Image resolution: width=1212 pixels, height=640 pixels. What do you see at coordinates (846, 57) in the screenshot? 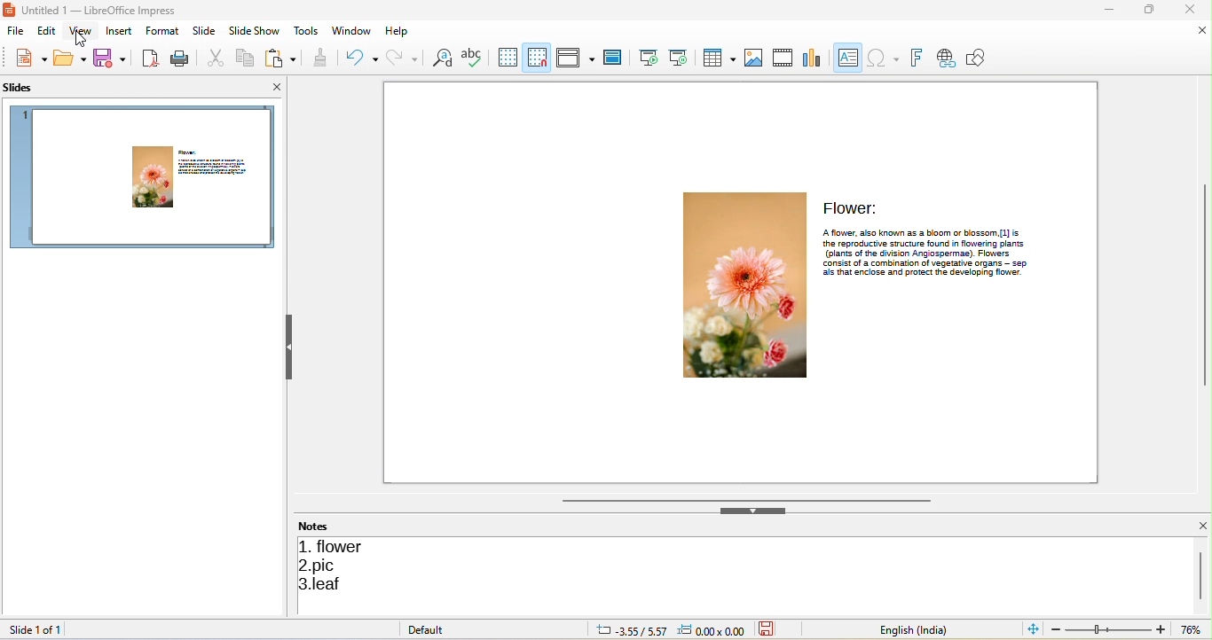
I see `text box` at bounding box center [846, 57].